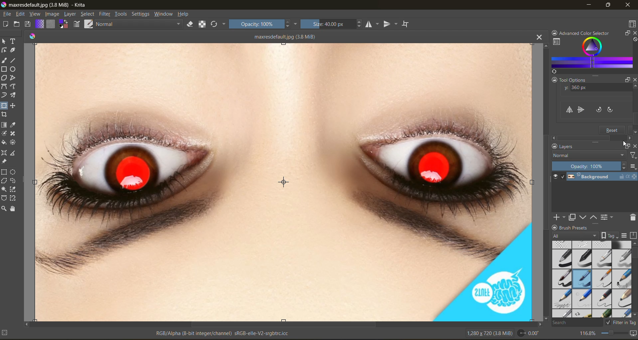 This screenshot has height=340, width=638. I want to click on tool, so click(14, 153).